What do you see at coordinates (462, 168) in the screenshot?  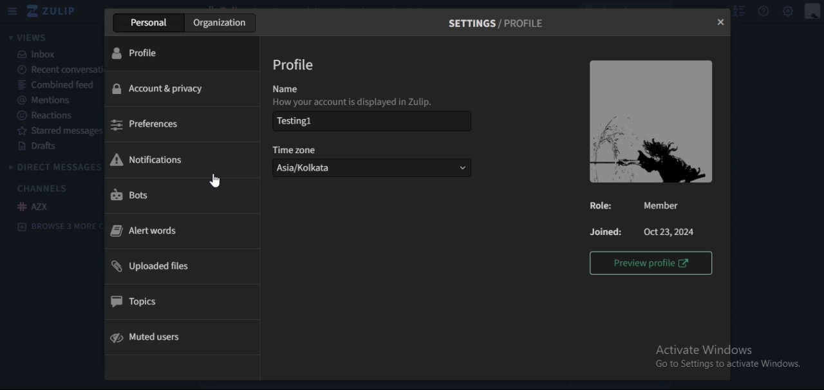 I see `dropdown` at bounding box center [462, 168].